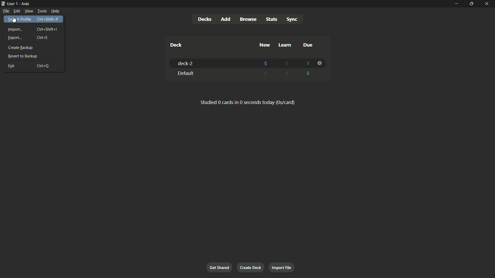  I want to click on 0, so click(287, 73).